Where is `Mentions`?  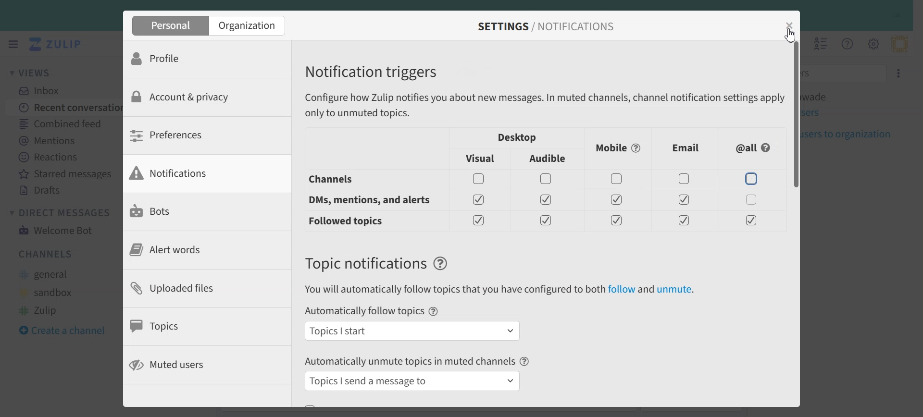 Mentions is located at coordinates (63, 139).